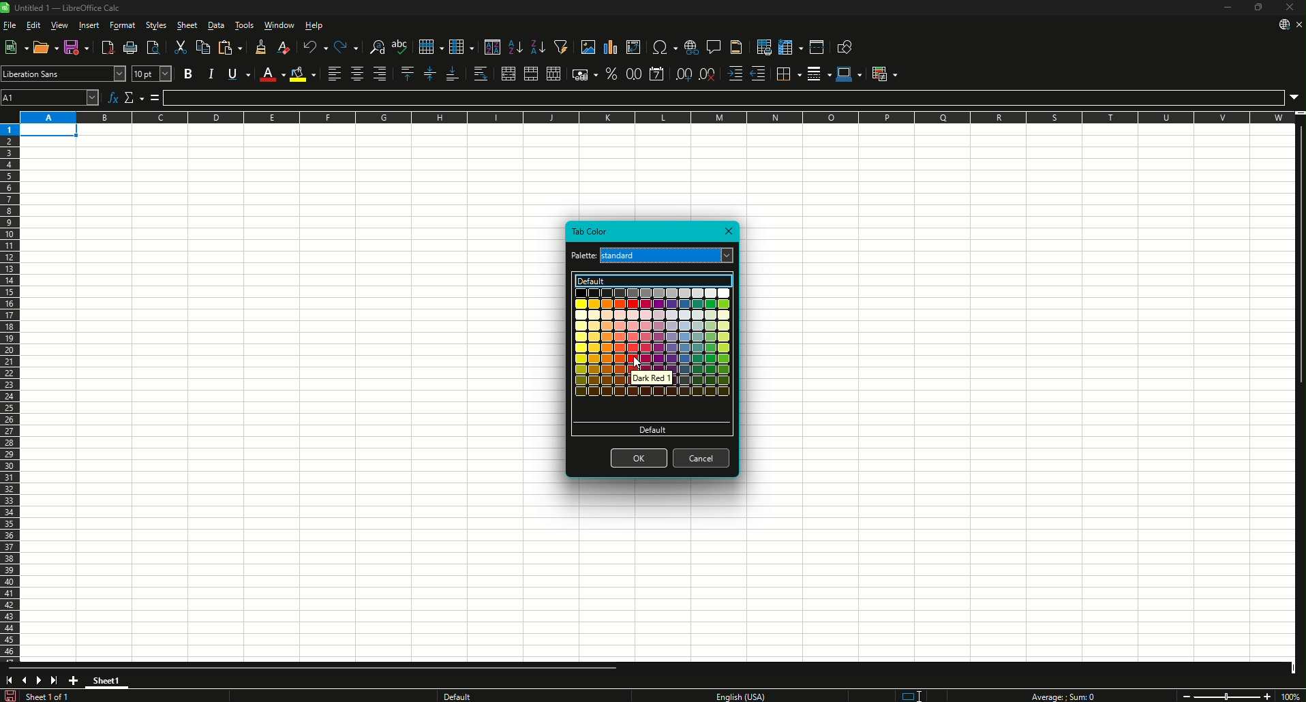 This screenshot has width=1306, height=702. What do you see at coordinates (847, 46) in the screenshot?
I see `Show Draw Function` at bounding box center [847, 46].